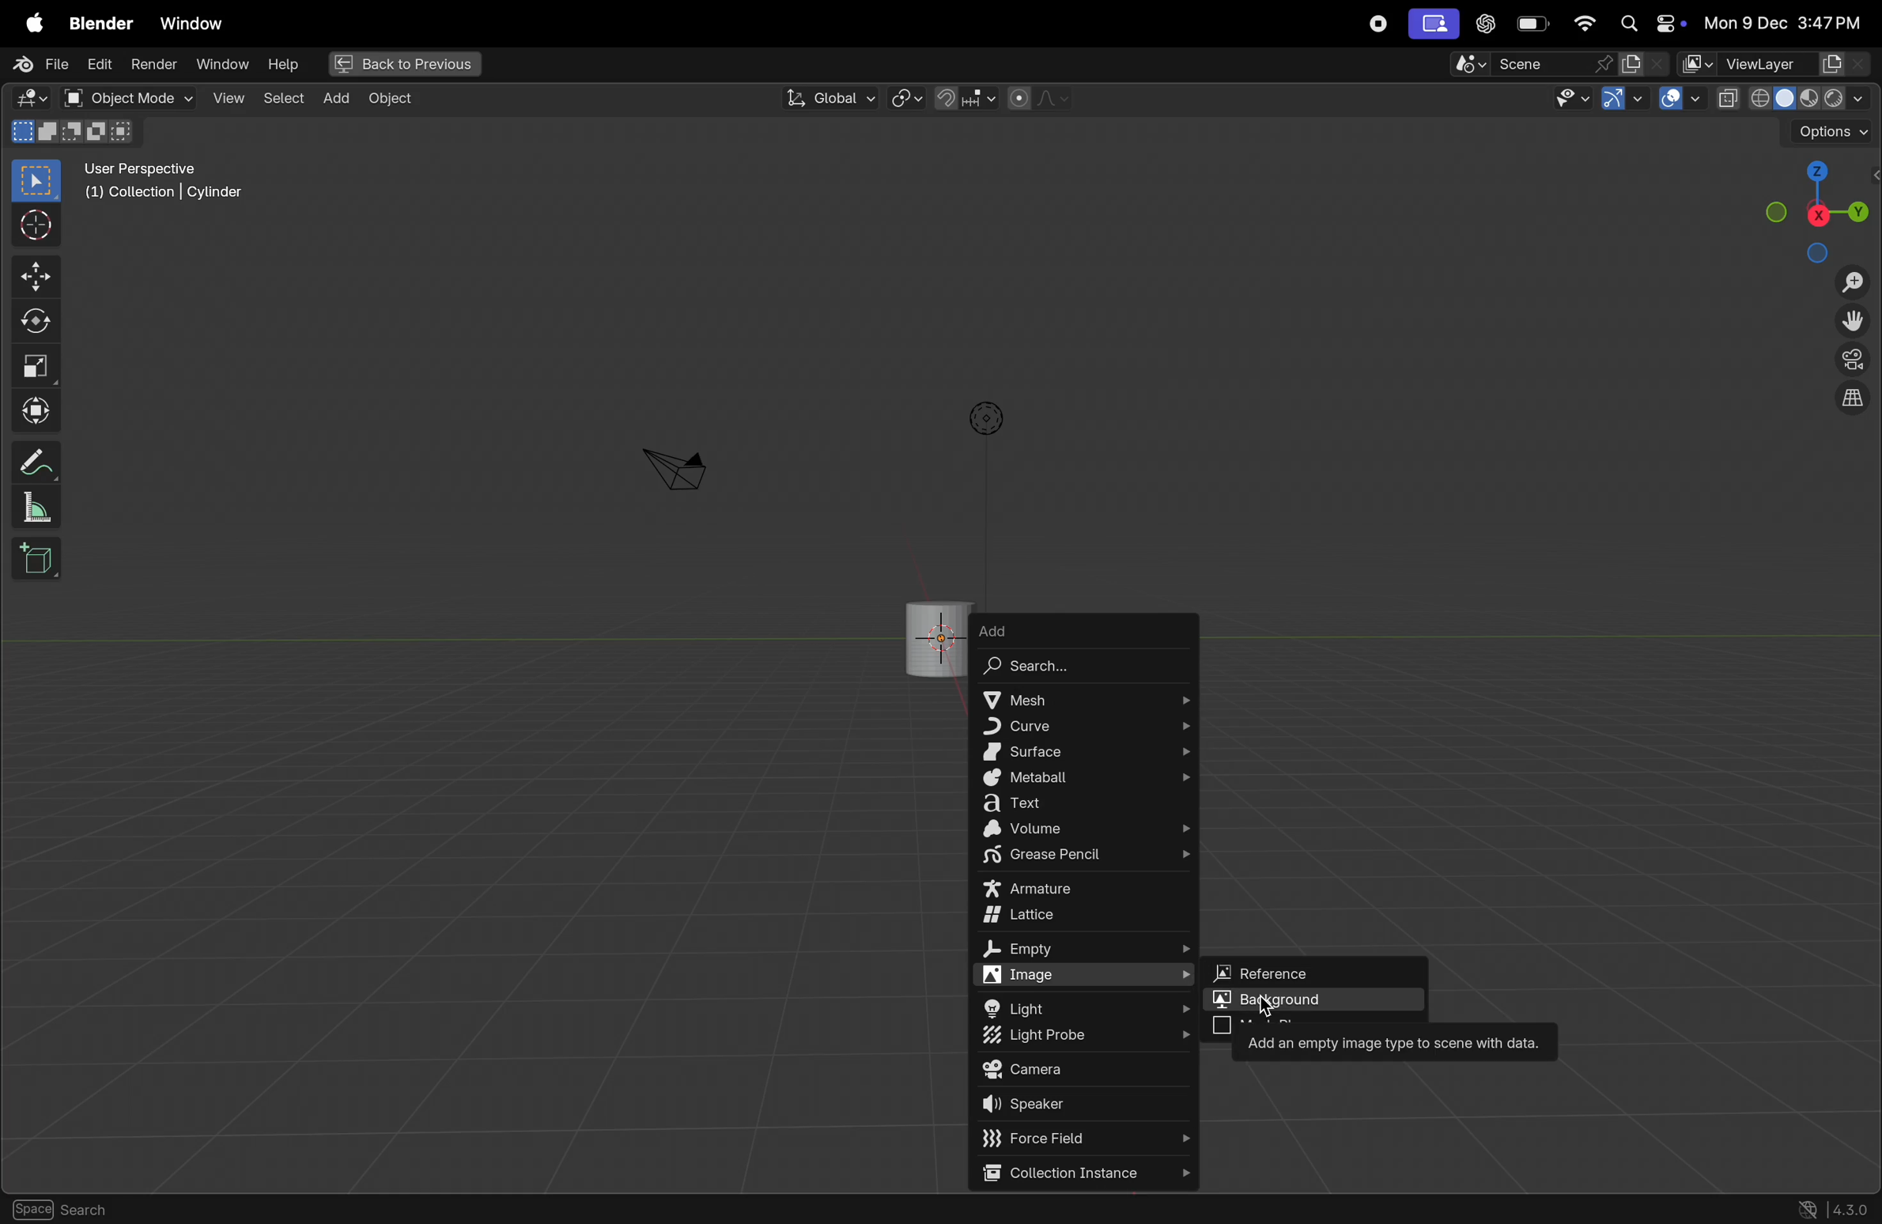 Image resolution: width=1882 pixels, height=1224 pixels. Describe the element at coordinates (77, 133) in the screenshot. I see `modes` at that location.